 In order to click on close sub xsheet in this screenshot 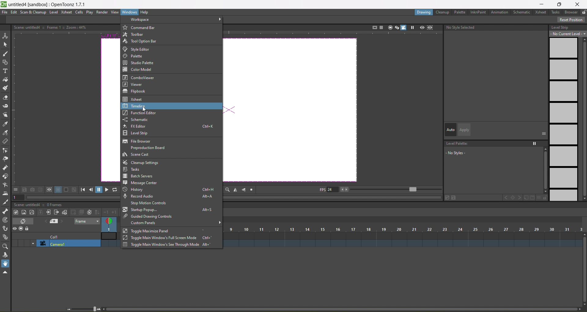, I will do `click(48, 212)`.